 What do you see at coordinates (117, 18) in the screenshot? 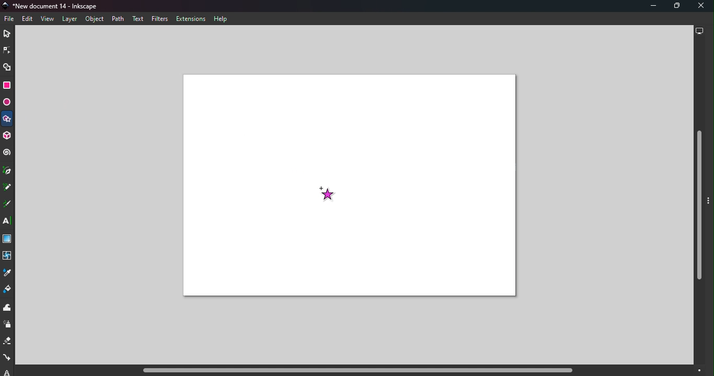
I see `Path` at bounding box center [117, 18].